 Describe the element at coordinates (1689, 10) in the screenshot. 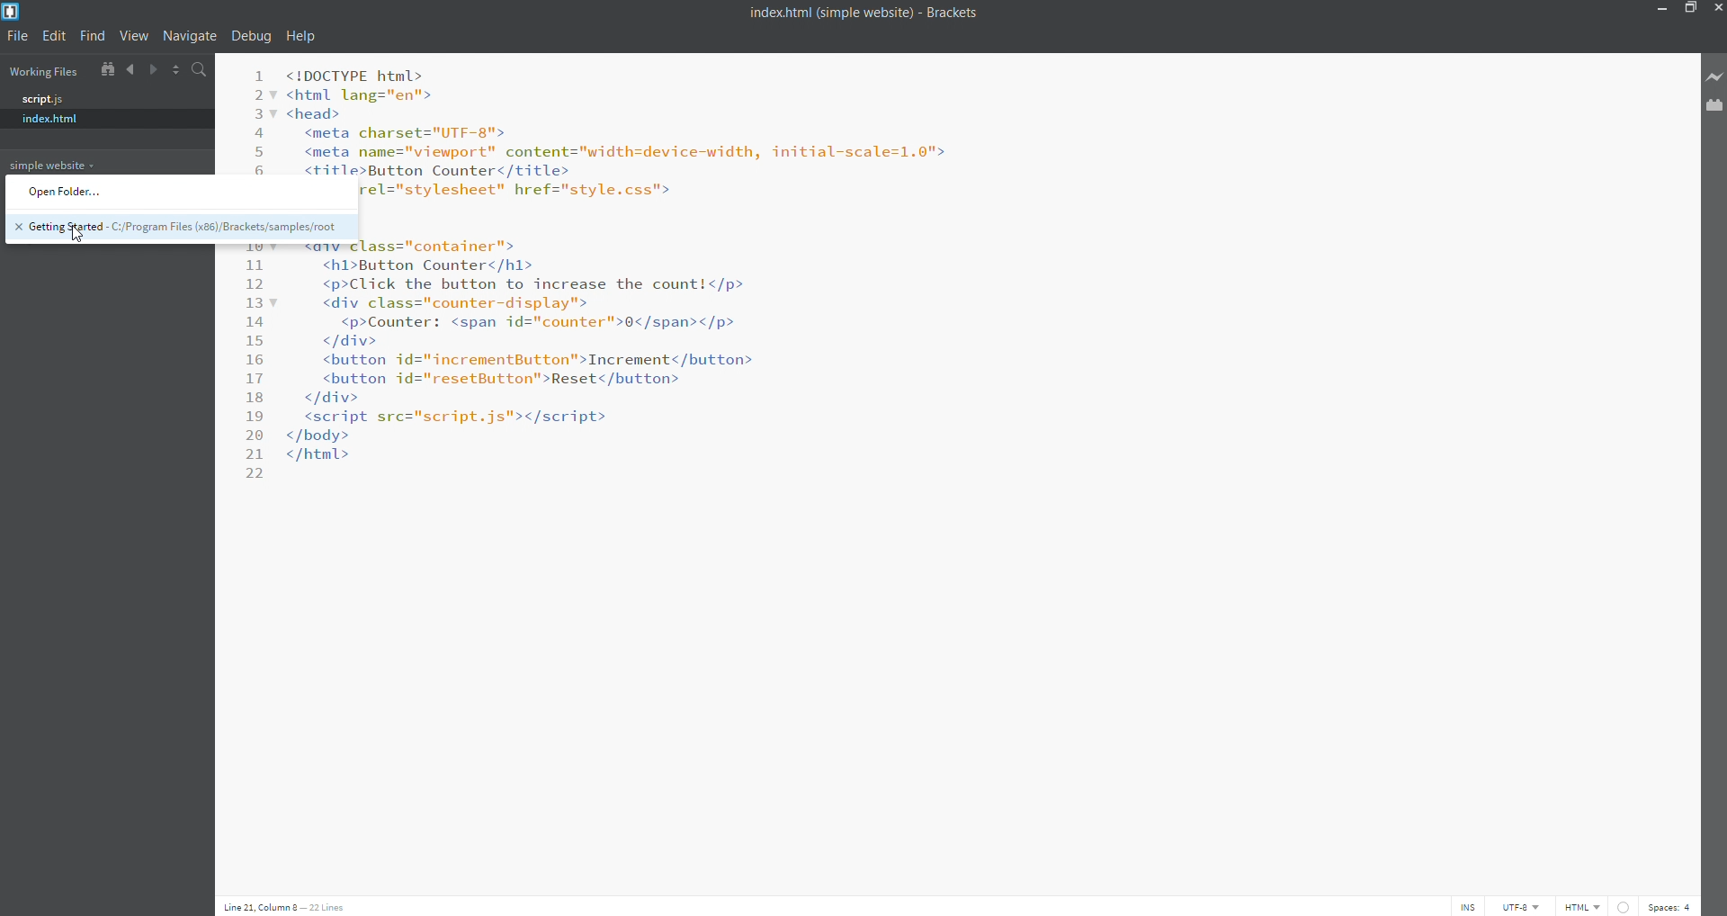

I see `maximize/restore` at that location.